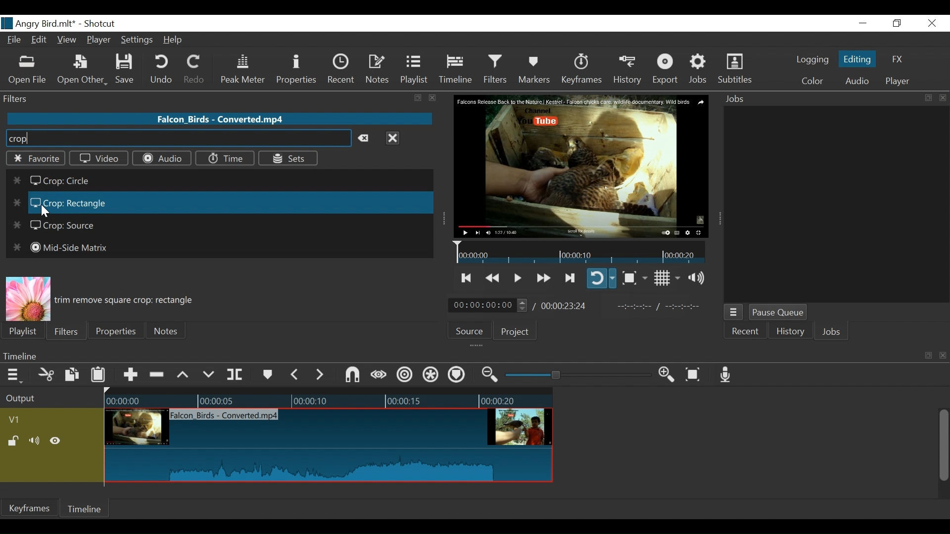 This screenshot has width=950, height=534. I want to click on close, so click(944, 356).